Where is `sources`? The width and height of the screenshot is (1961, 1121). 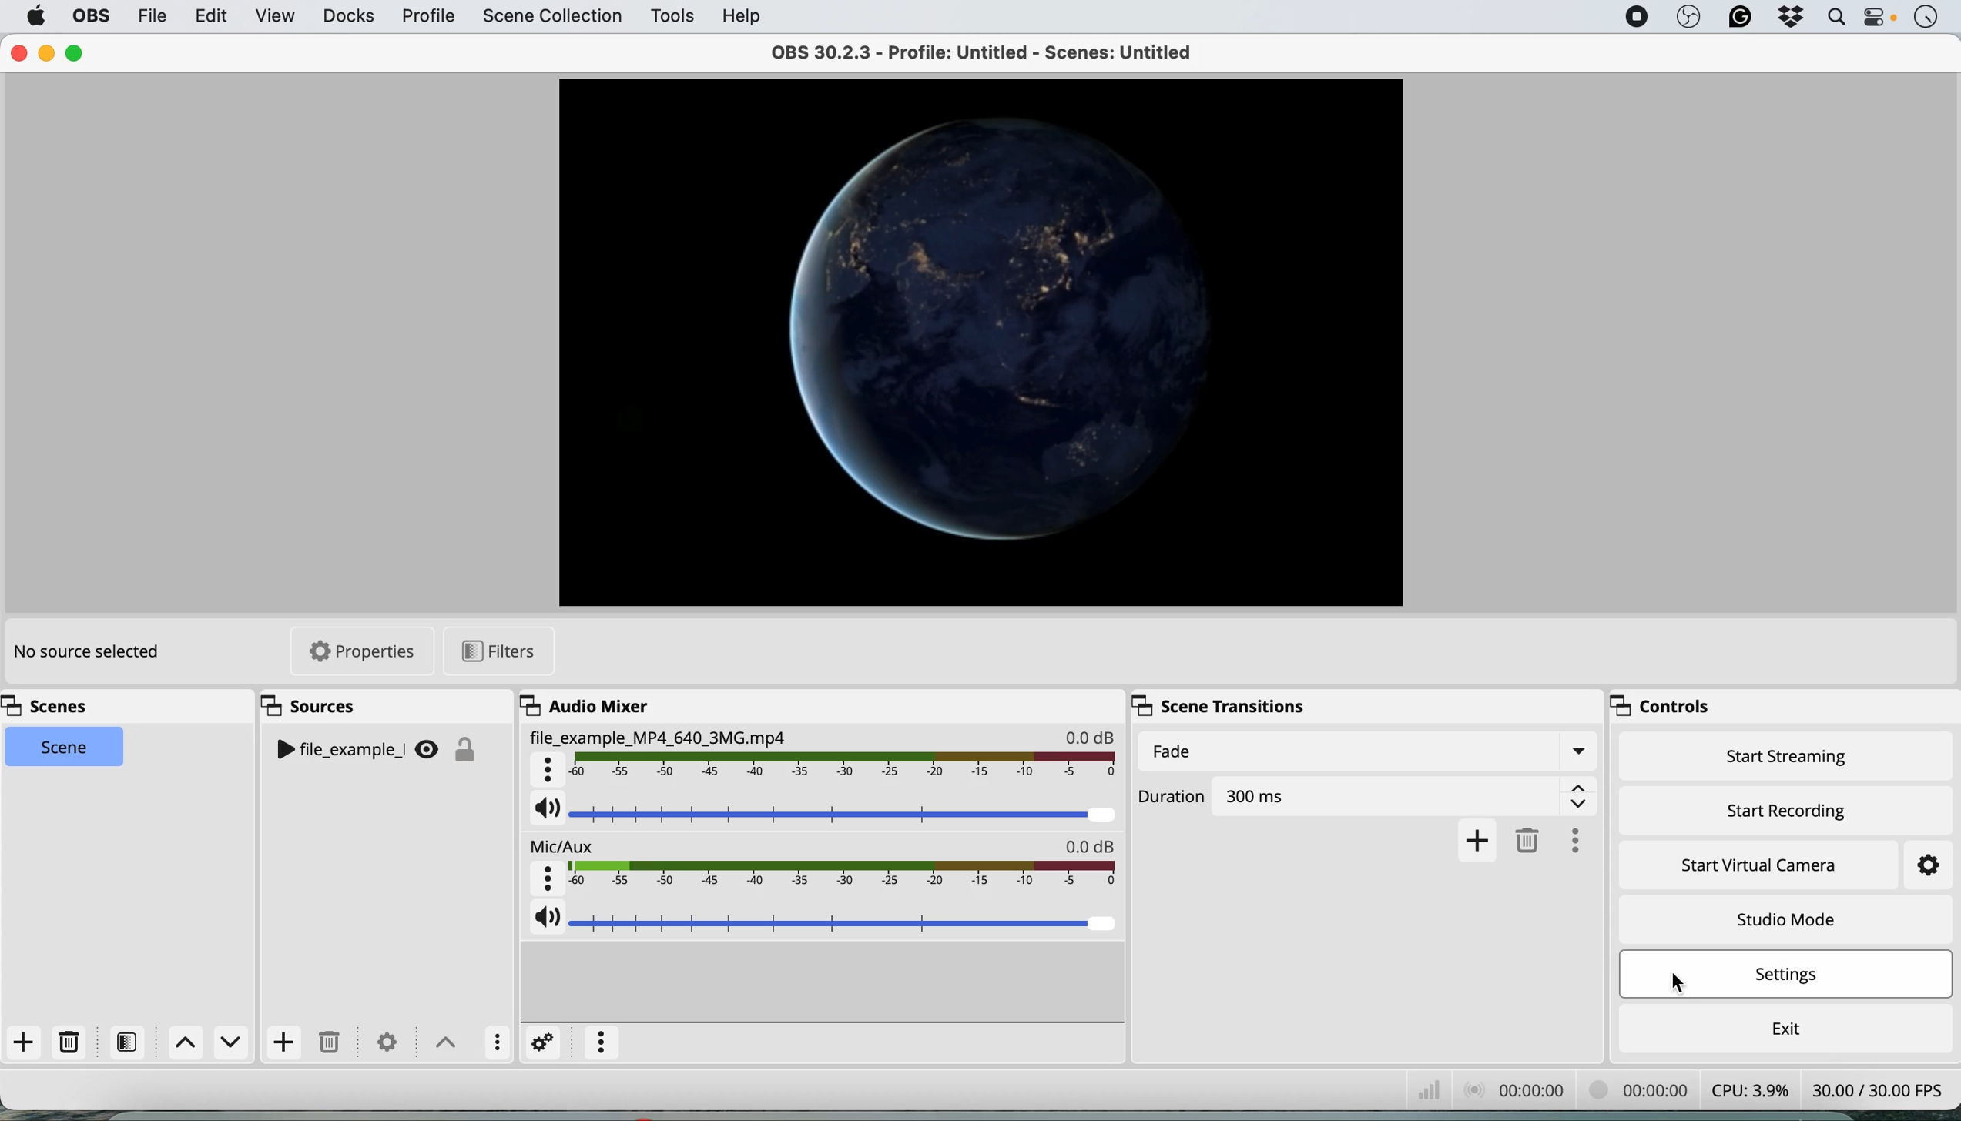 sources is located at coordinates (317, 707).